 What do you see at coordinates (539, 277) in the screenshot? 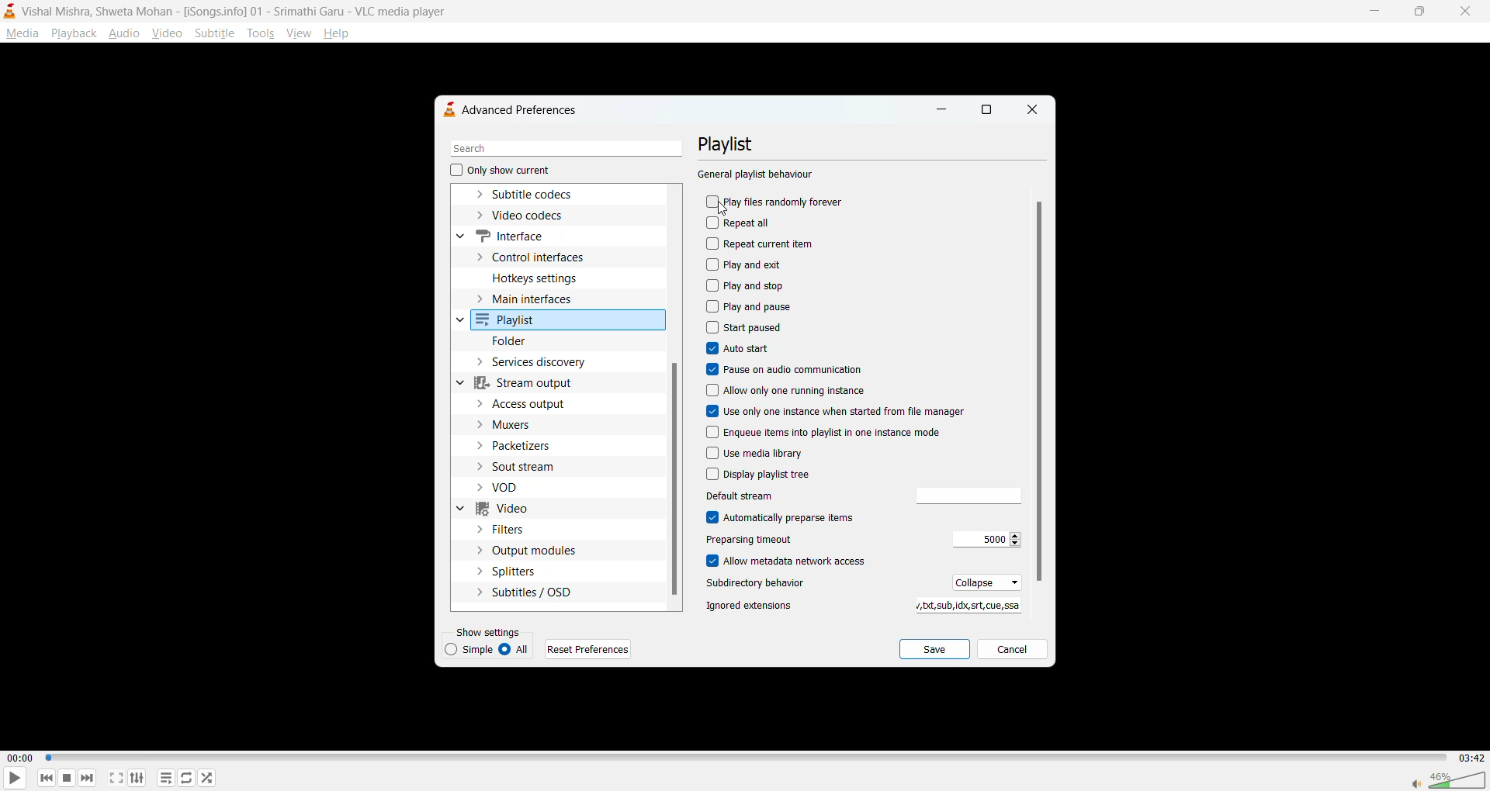
I see `hotkeys settings` at bounding box center [539, 277].